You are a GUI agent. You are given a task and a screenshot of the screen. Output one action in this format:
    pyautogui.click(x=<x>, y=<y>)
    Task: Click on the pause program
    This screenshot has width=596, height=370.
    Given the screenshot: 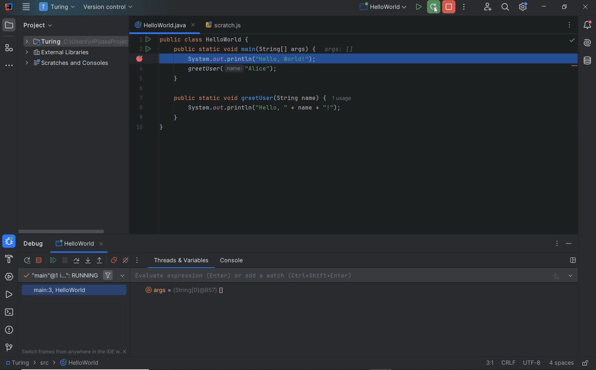 What is the action you would take?
    pyautogui.click(x=65, y=261)
    